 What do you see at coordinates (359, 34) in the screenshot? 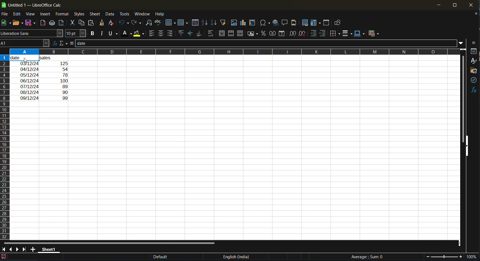
I see `border color` at bounding box center [359, 34].